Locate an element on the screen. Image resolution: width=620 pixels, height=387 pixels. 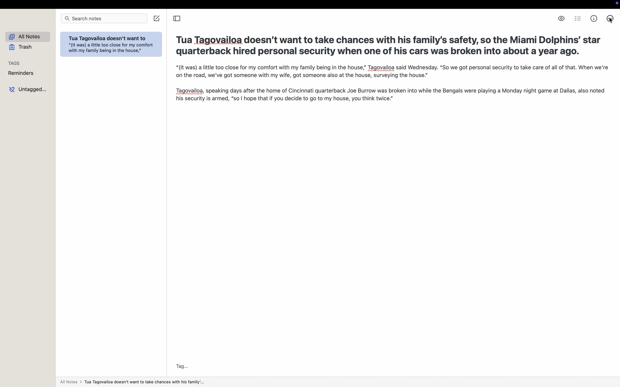
toggle sidebar is located at coordinates (176, 18).